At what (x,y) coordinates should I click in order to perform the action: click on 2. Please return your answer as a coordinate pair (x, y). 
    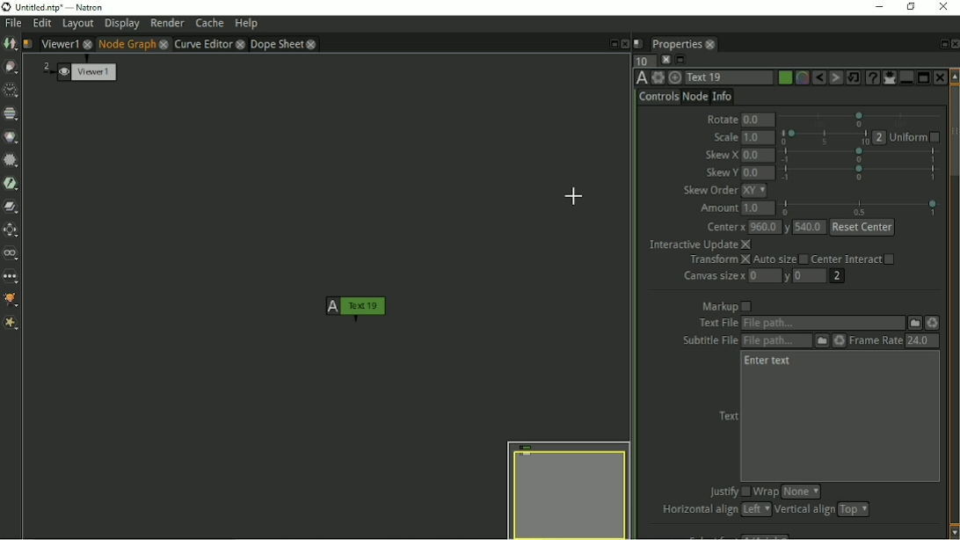
    Looking at the image, I should click on (880, 136).